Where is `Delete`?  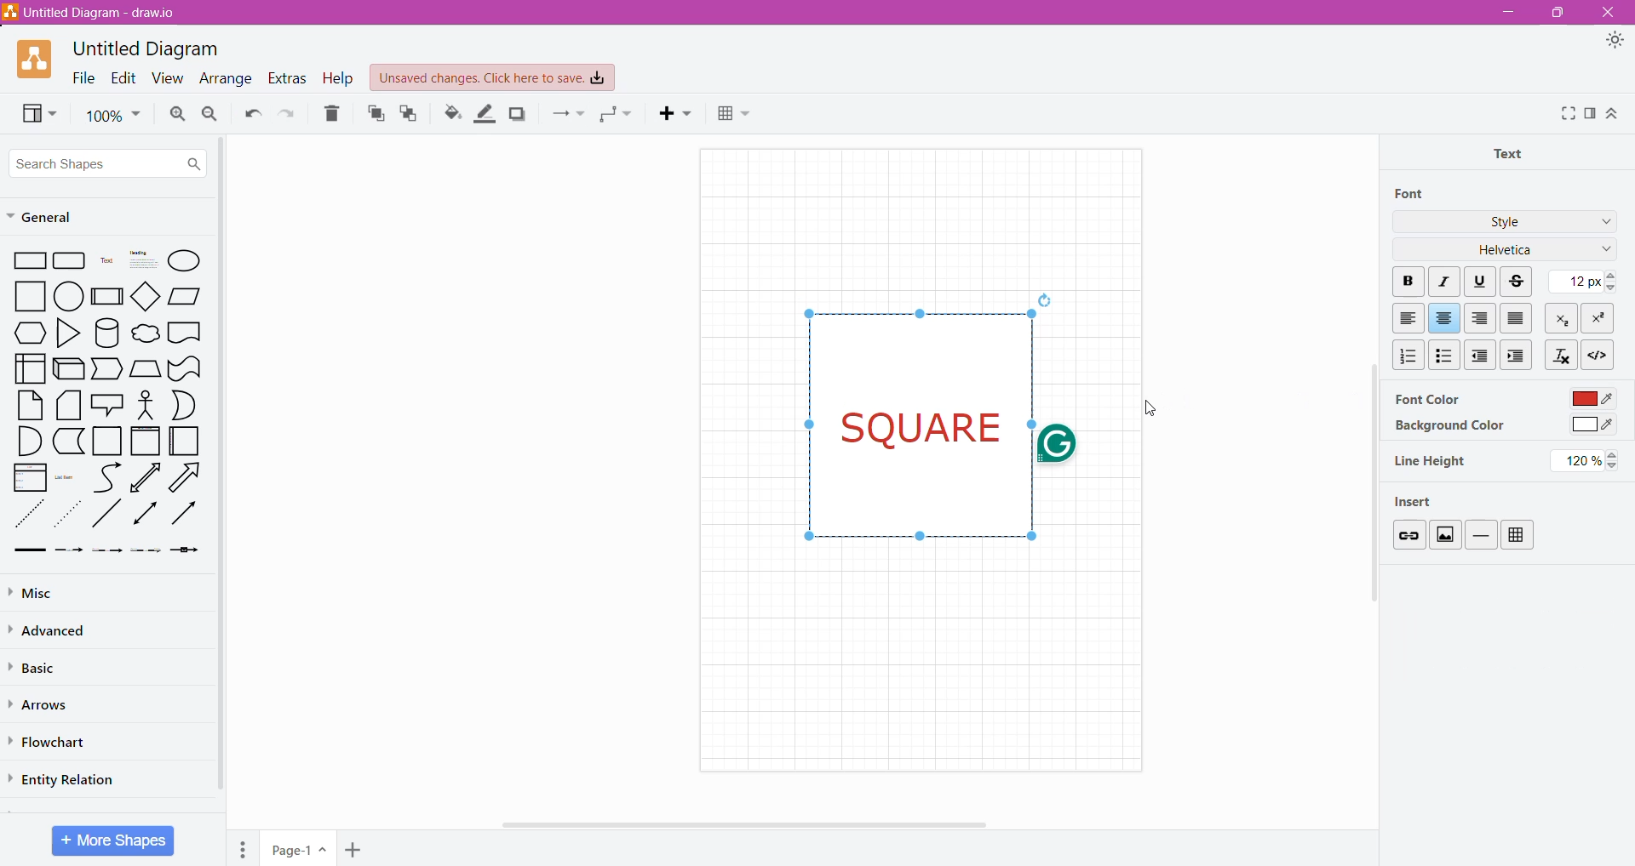 Delete is located at coordinates (338, 115).